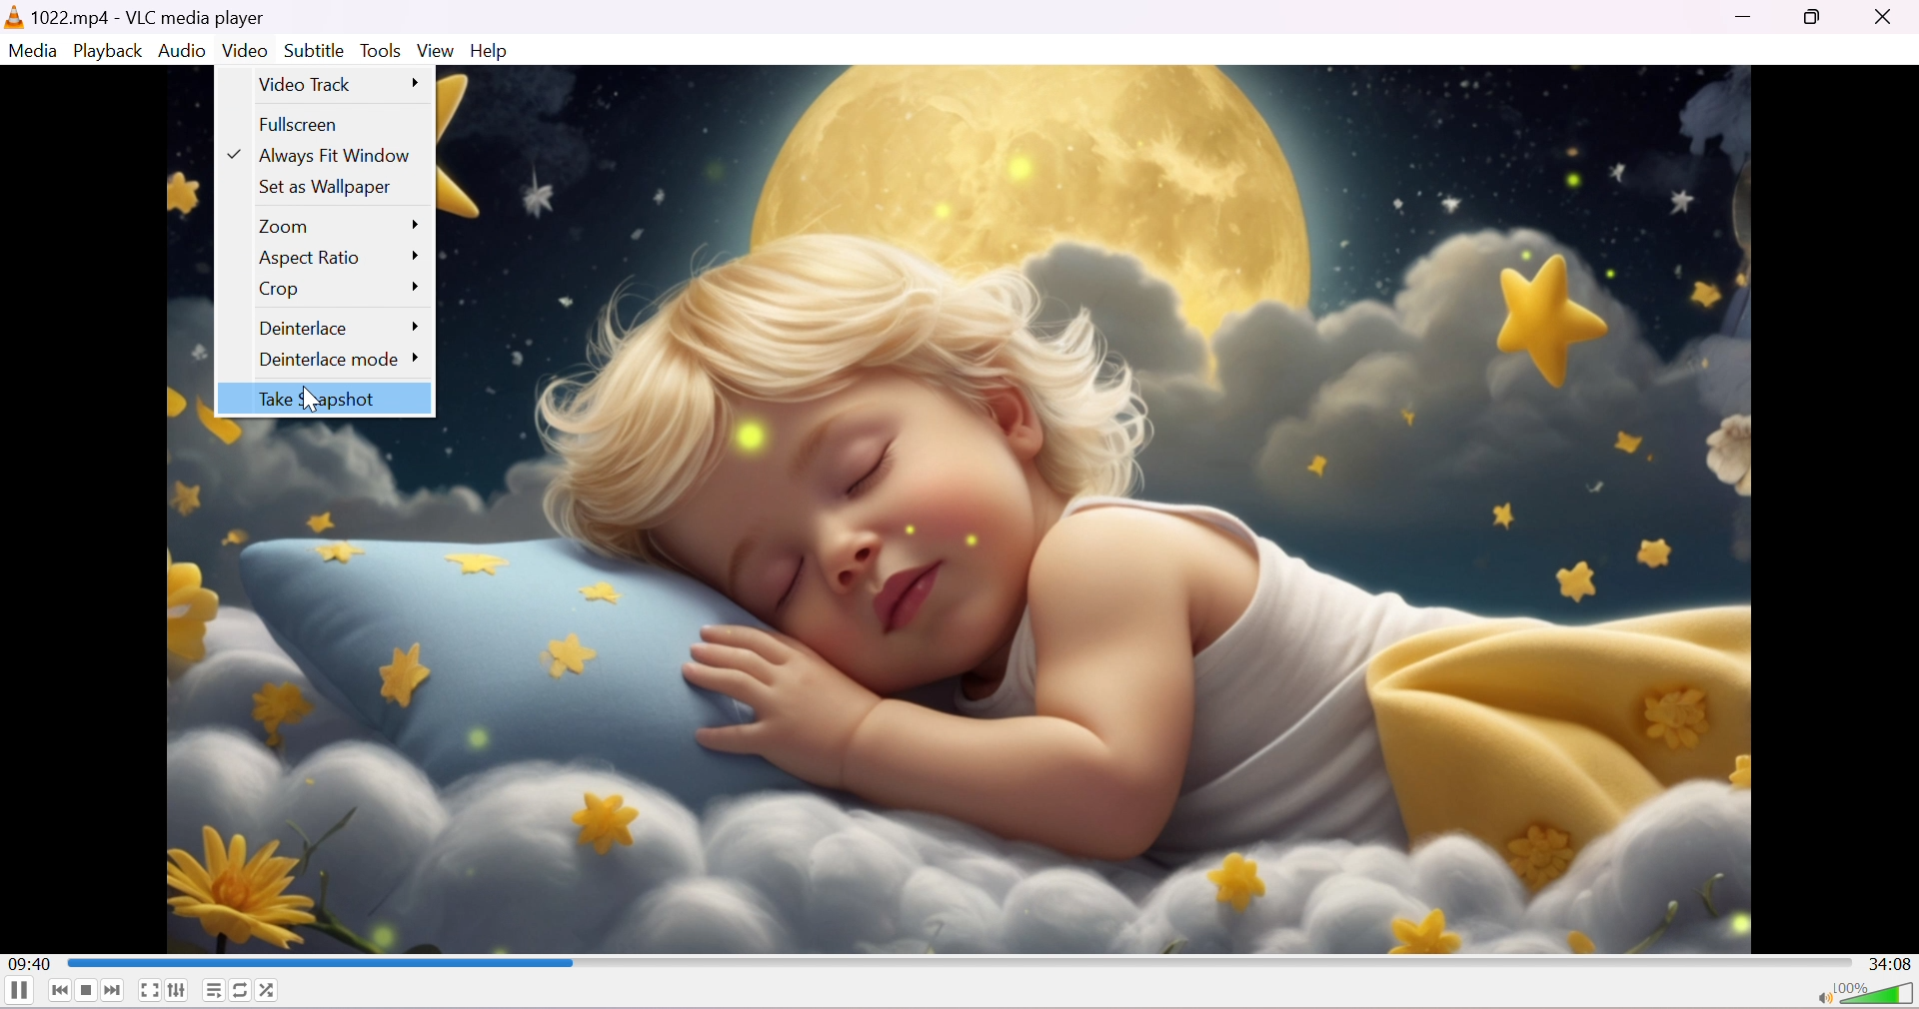  Describe the element at coordinates (336, 84) in the screenshot. I see `Video track` at that location.